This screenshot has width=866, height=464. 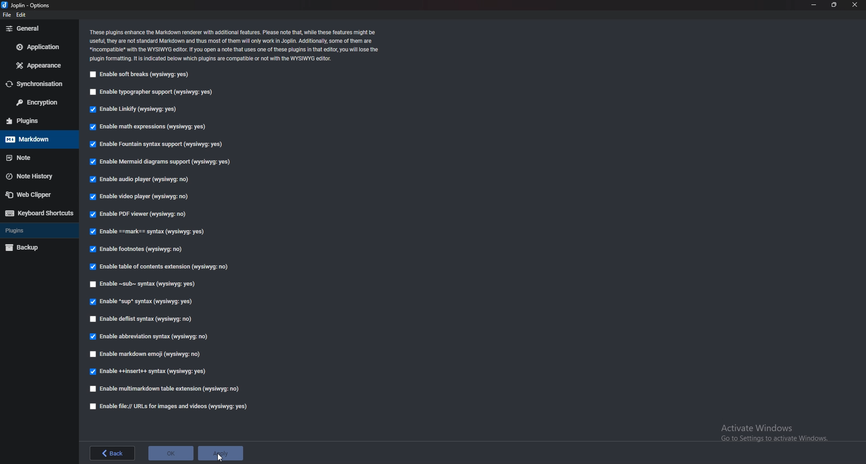 What do you see at coordinates (854, 5) in the screenshot?
I see `close` at bounding box center [854, 5].